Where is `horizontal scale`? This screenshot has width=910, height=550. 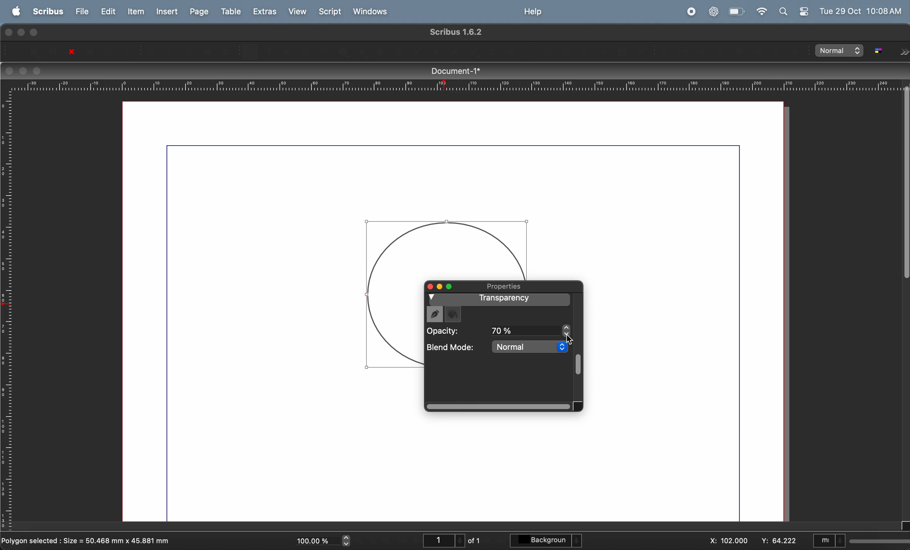 horizontal scale is located at coordinates (451, 85).